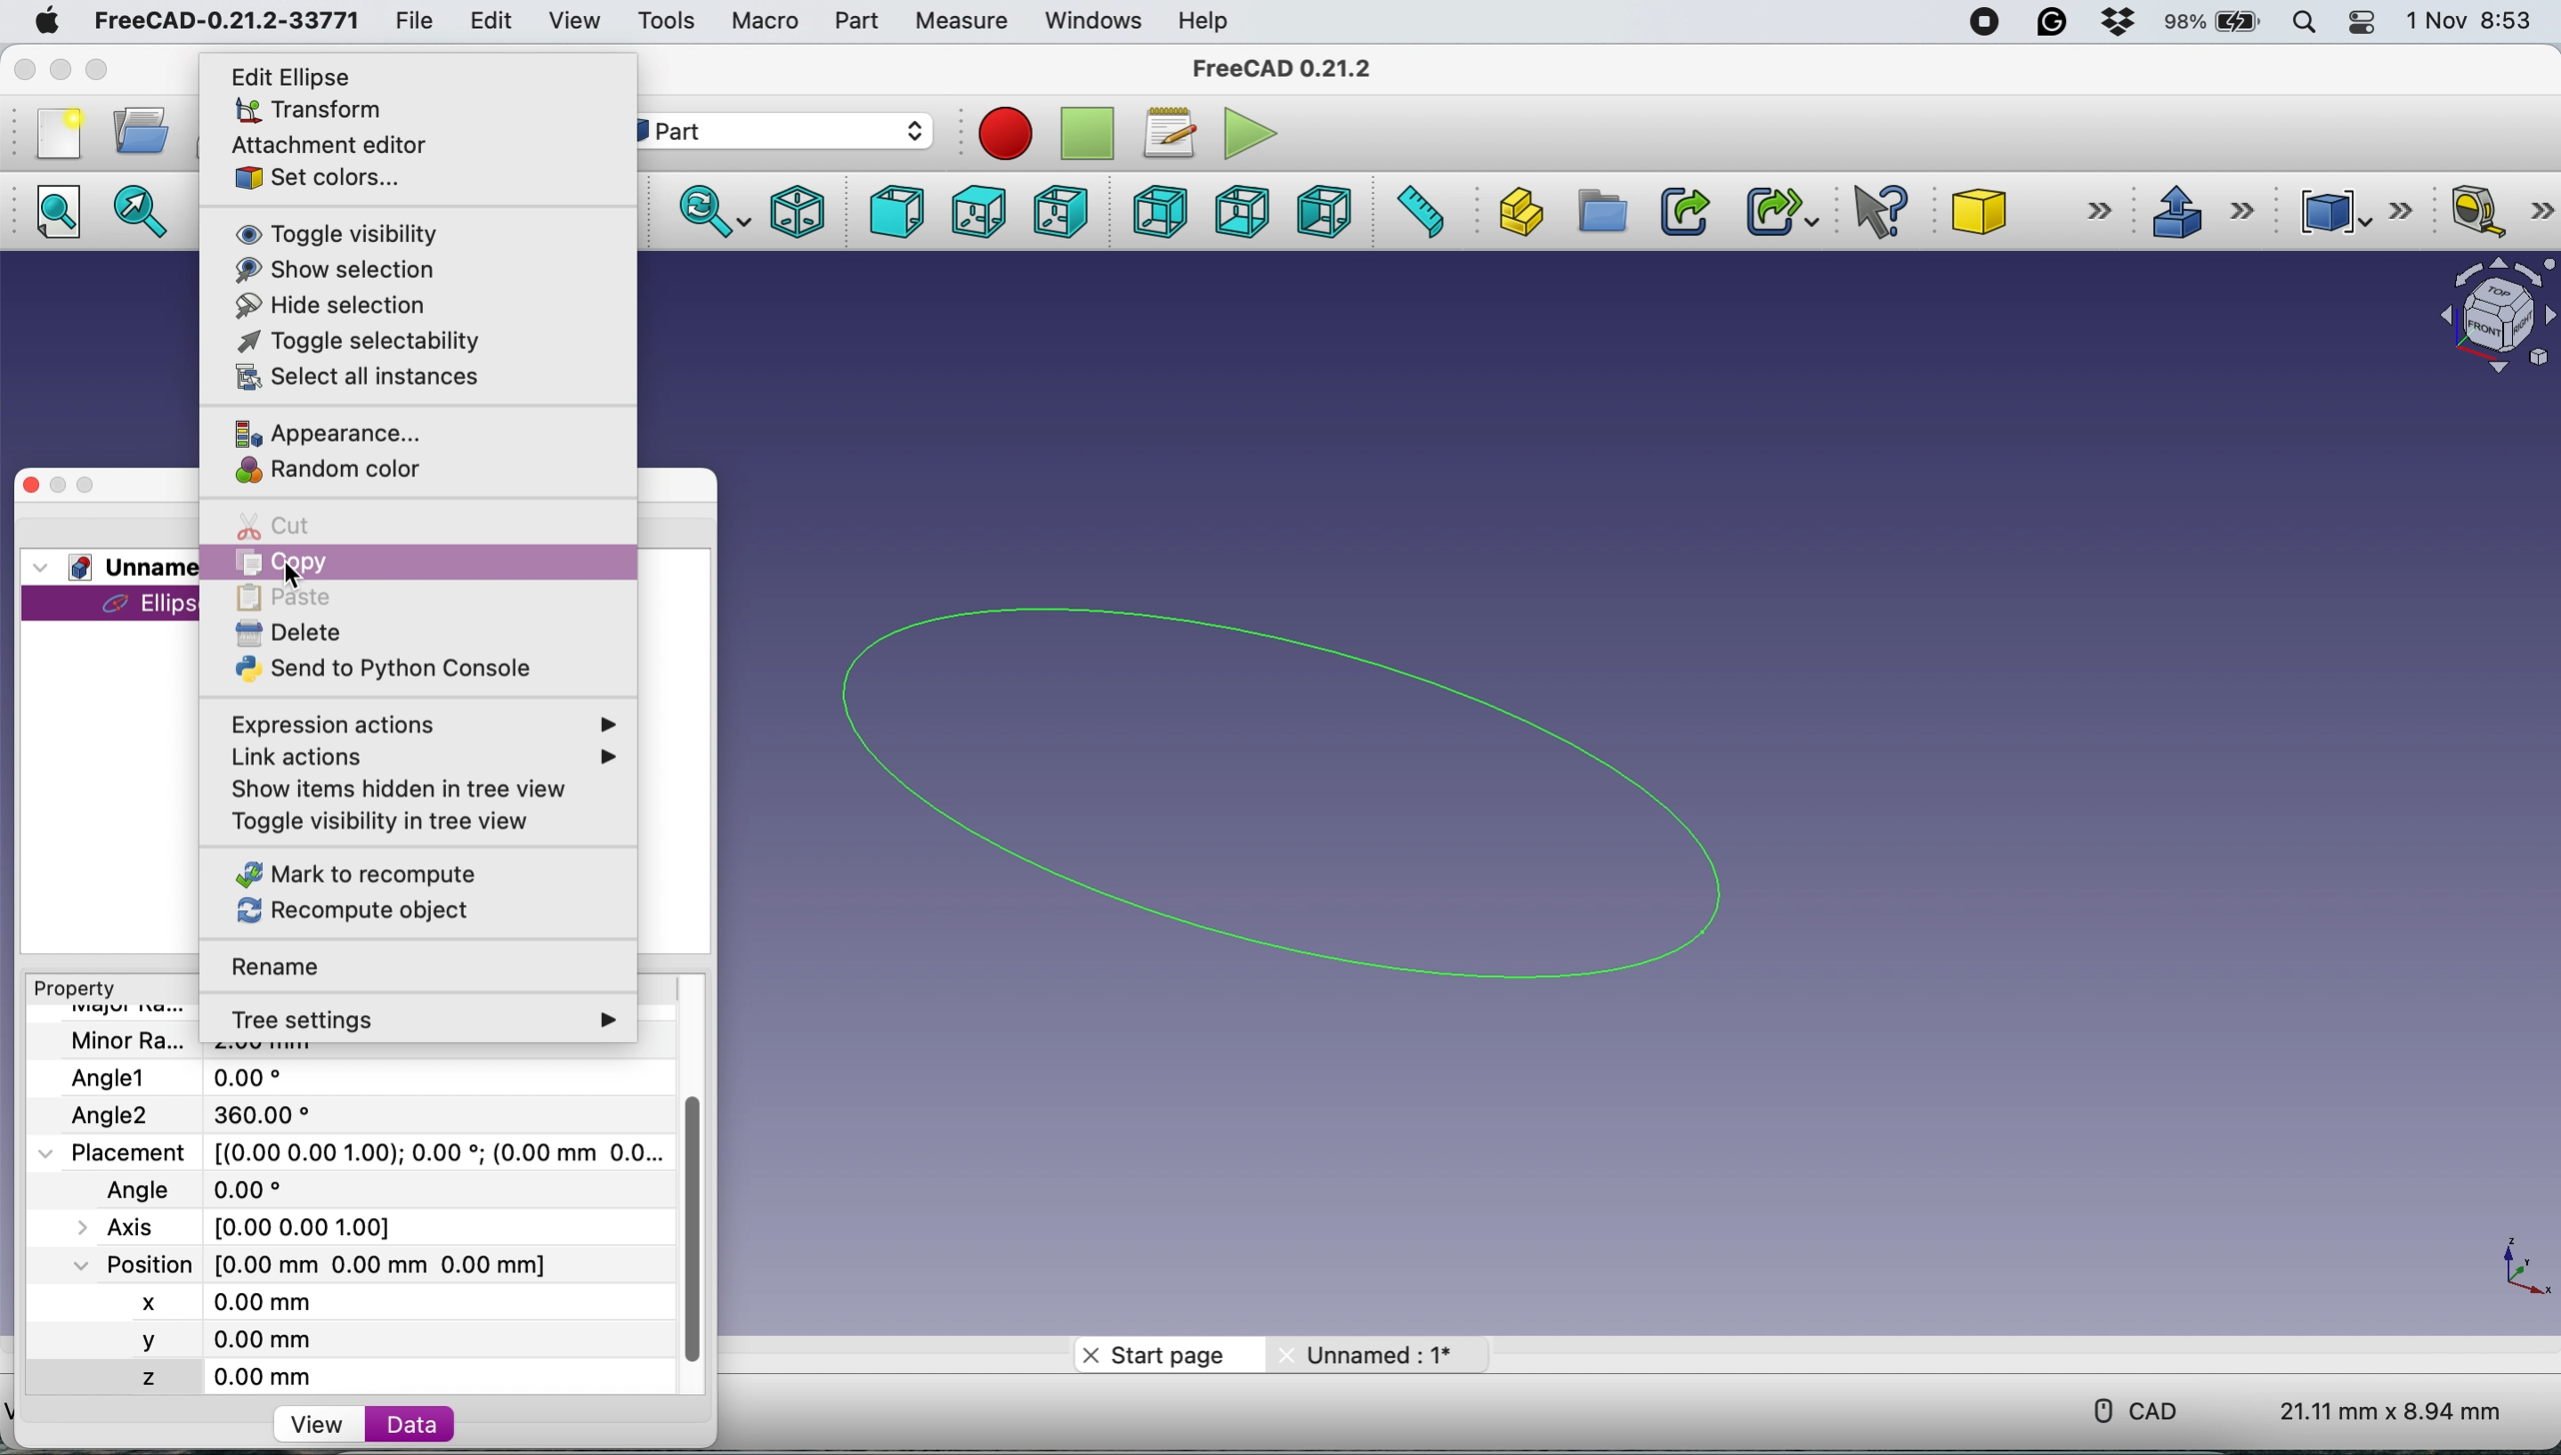  Describe the element at coordinates (1161, 1354) in the screenshot. I see `start page` at that location.